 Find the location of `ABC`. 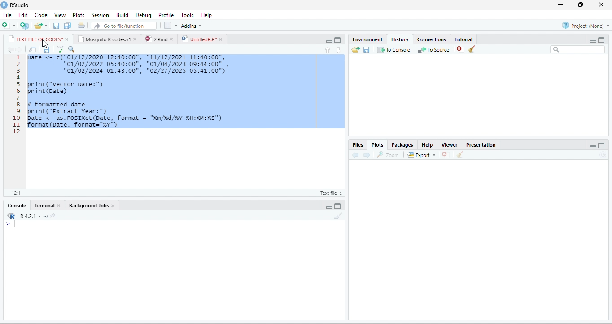

ABC is located at coordinates (61, 49).